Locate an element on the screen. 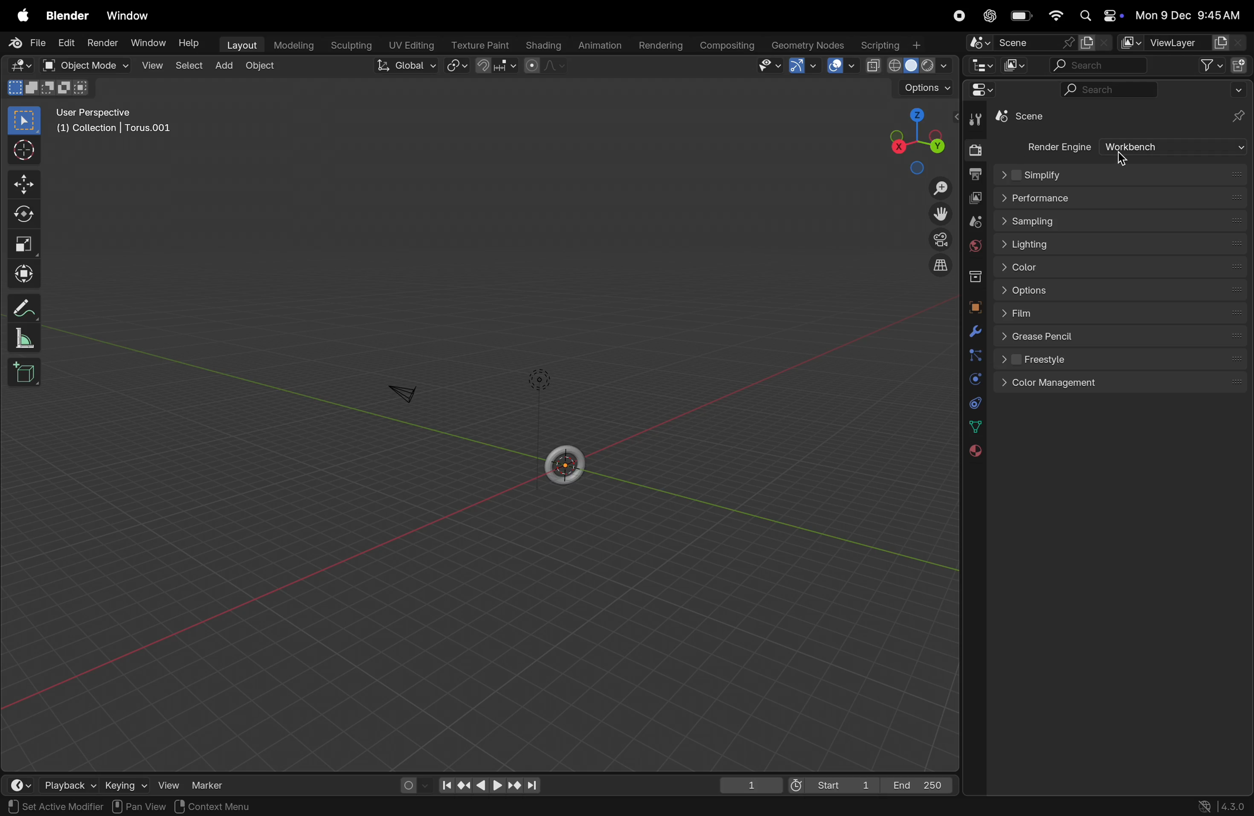 The height and width of the screenshot is (816, 1254). object mode is located at coordinates (86, 66).